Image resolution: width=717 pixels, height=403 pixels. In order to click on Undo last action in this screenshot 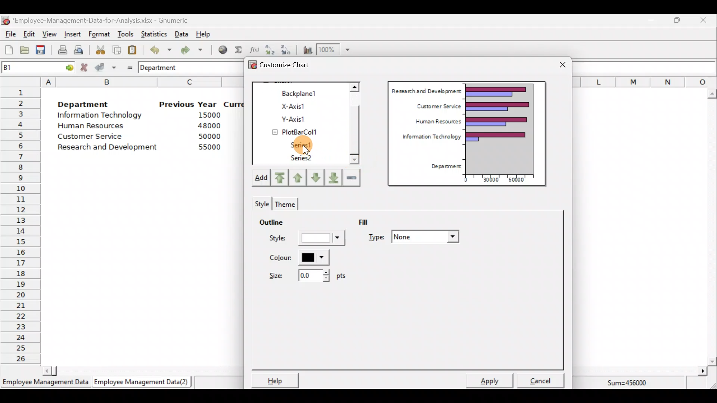, I will do `click(156, 48)`.